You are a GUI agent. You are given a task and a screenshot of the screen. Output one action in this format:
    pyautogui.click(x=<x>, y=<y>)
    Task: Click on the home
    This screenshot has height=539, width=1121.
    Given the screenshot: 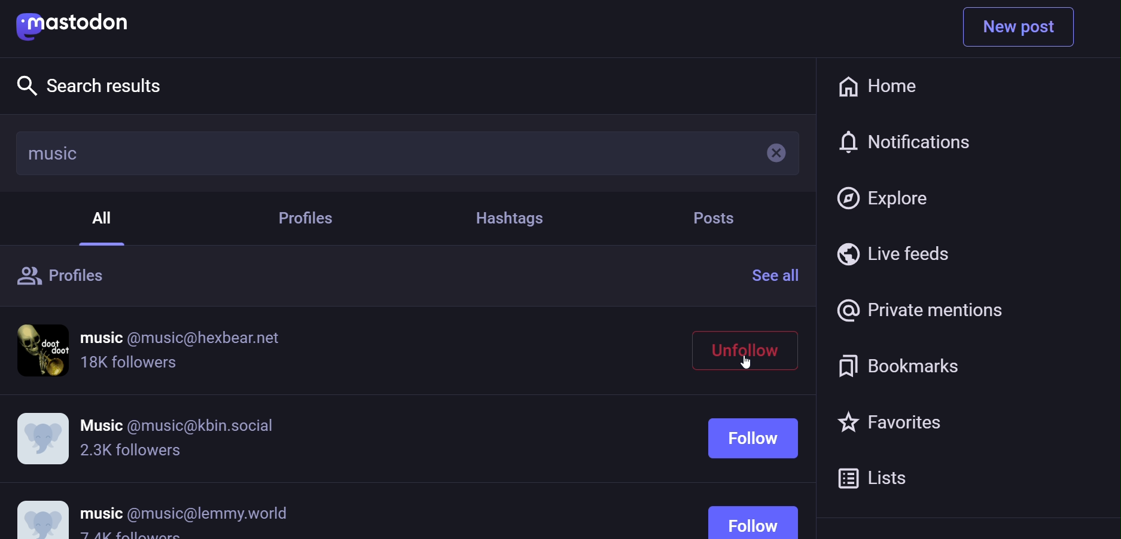 What is the action you would take?
    pyautogui.click(x=876, y=87)
    